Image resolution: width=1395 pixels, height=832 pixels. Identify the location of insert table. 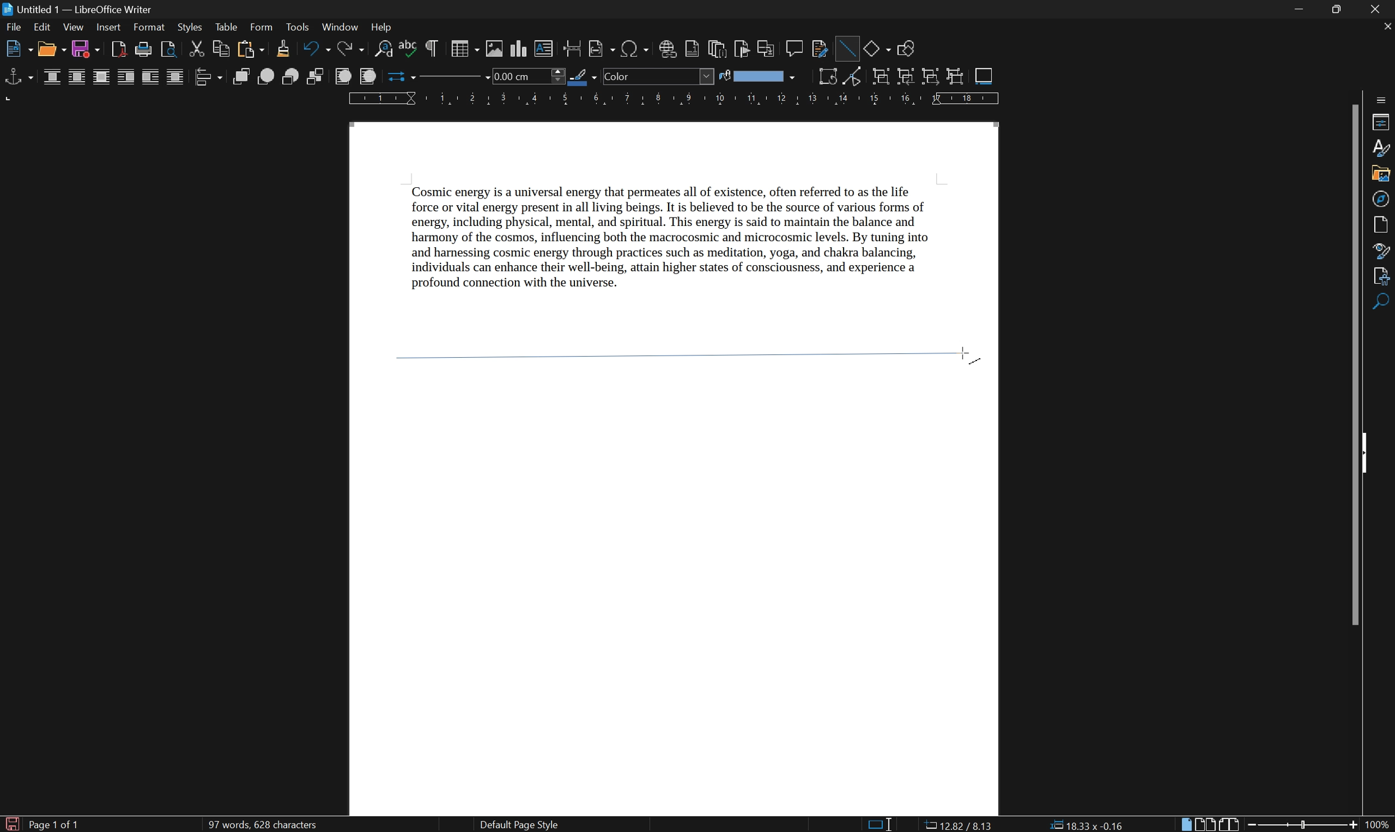
(464, 48).